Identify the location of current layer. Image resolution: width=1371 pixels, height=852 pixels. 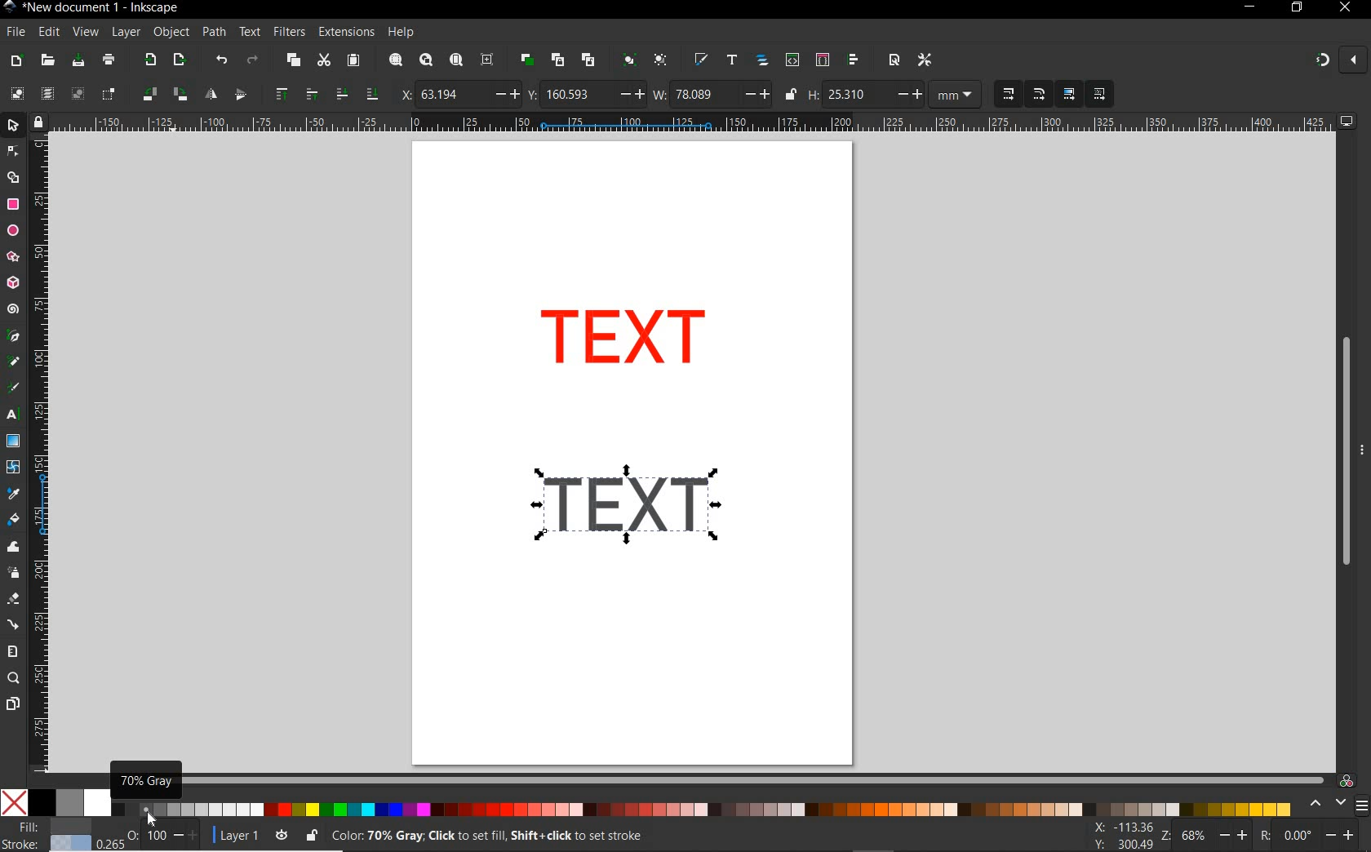
(232, 833).